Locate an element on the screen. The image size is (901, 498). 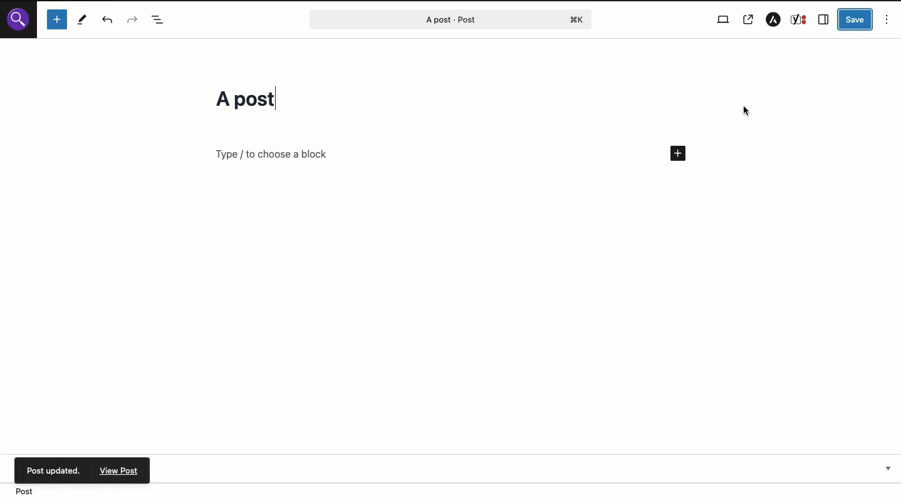
Add block is located at coordinates (56, 19).